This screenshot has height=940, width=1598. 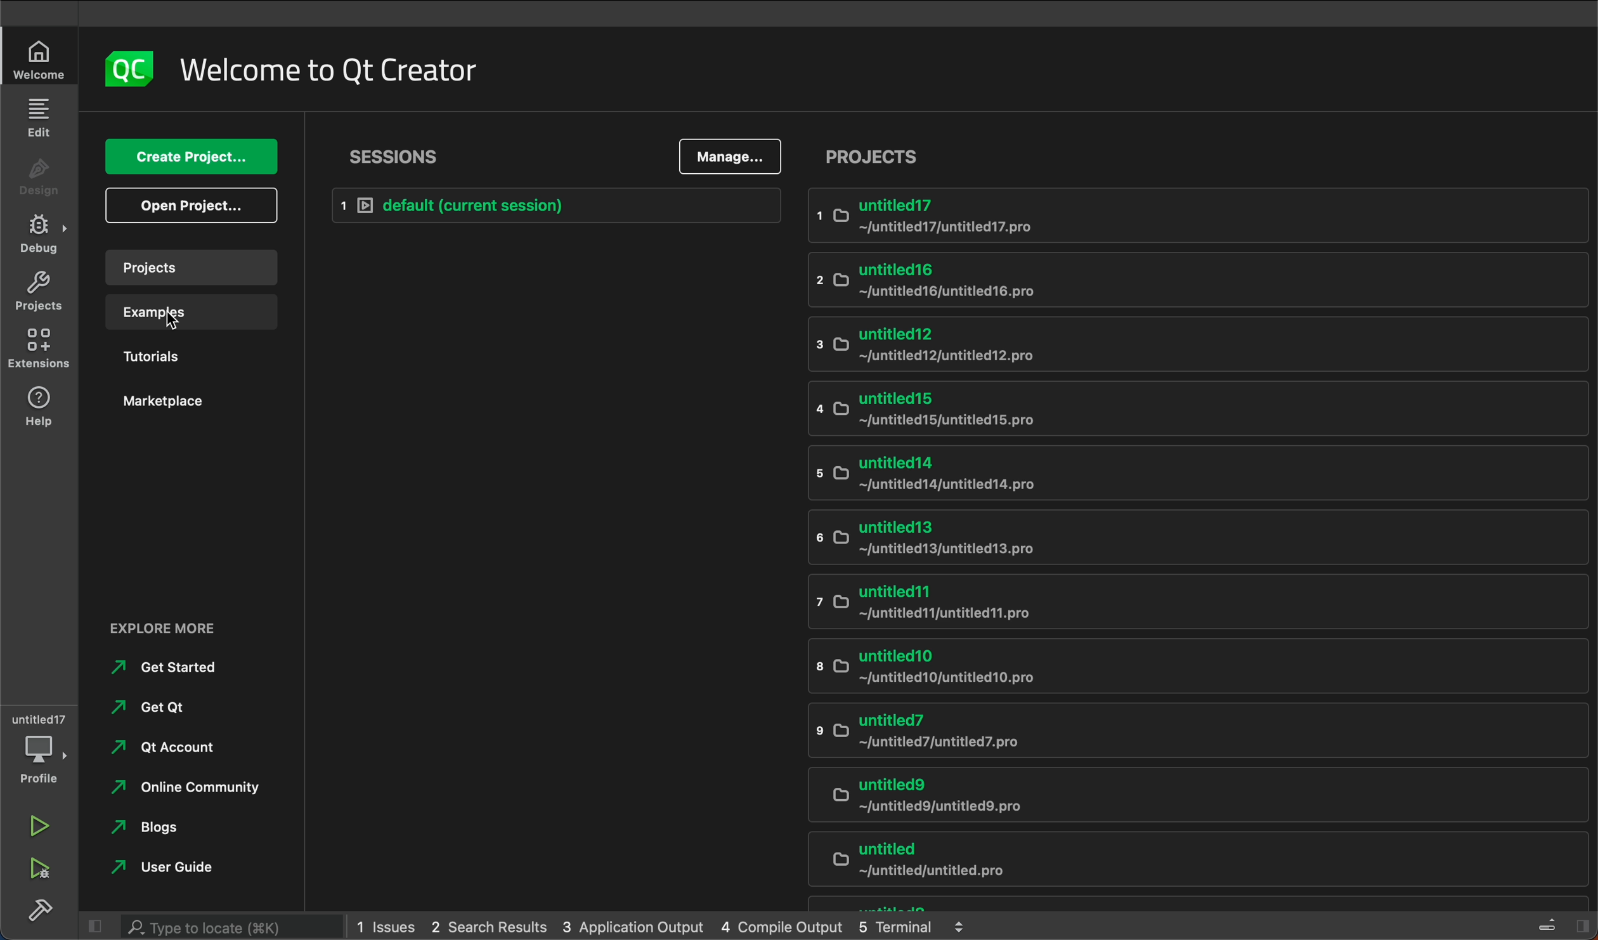 What do you see at coordinates (194, 313) in the screenshot?
I see `examples` at bounding box center [194, 313].